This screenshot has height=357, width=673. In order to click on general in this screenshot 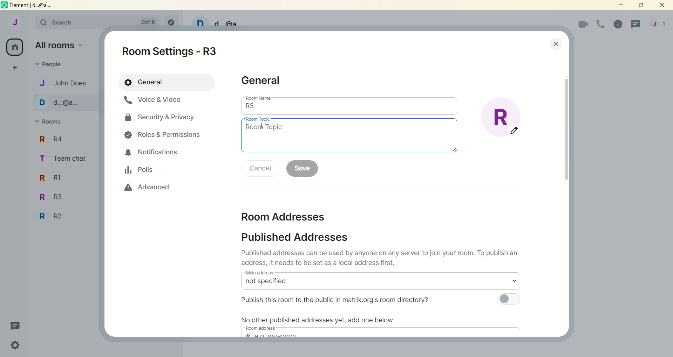, I will do `click(262, 81)`.